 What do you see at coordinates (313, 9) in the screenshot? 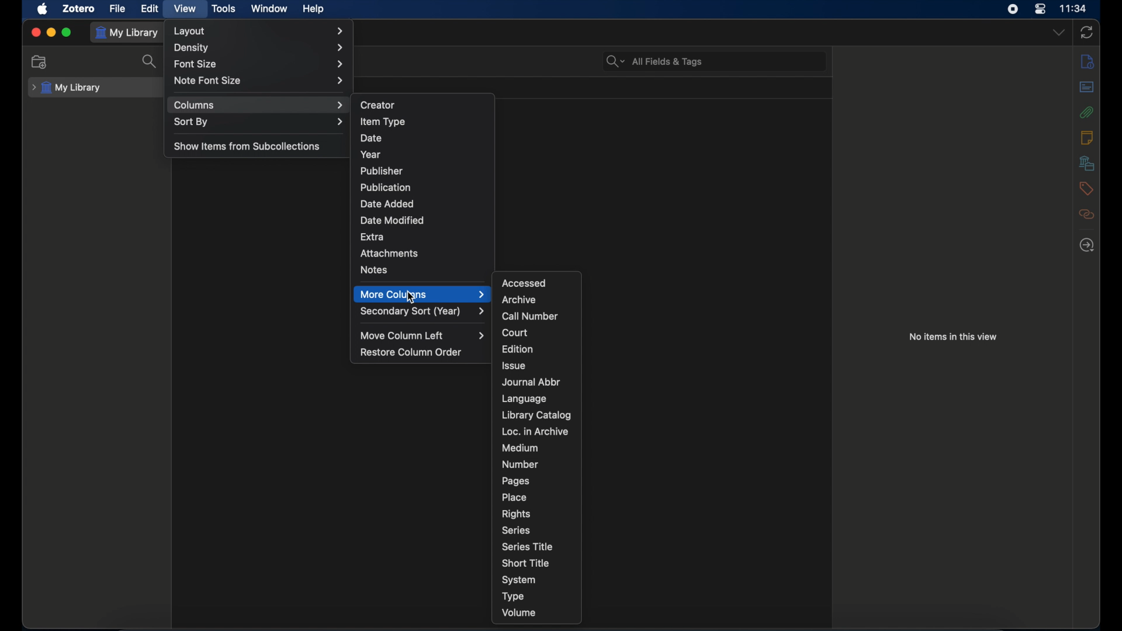
I see `help` at bounding box center [313, 9].